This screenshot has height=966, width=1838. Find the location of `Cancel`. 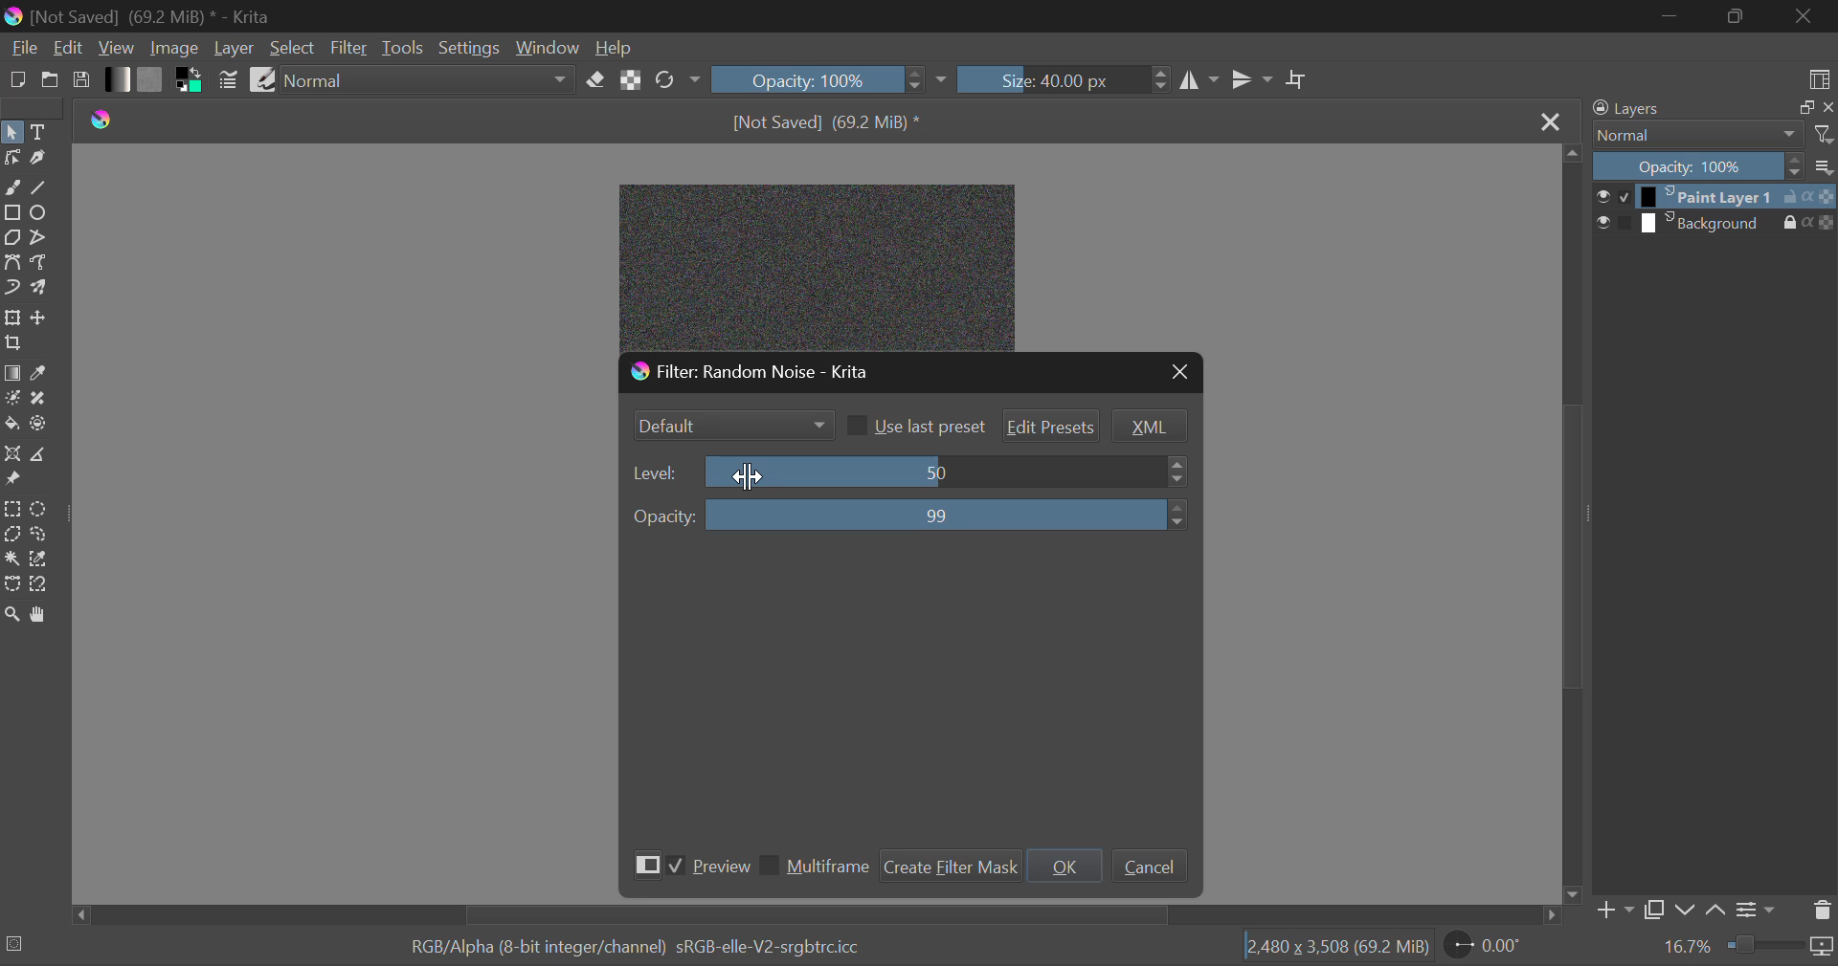

Cancel is located at coordinates (1149, 867).